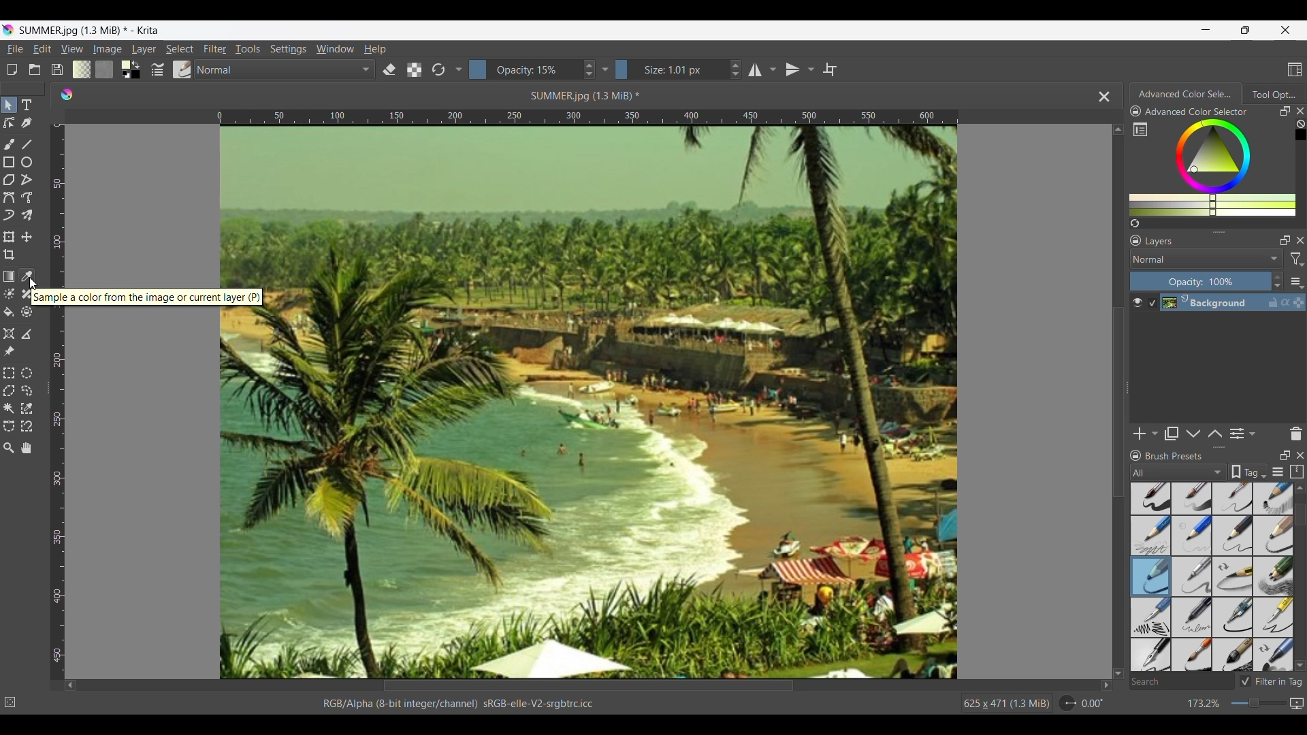 This screenshot has height=735, width=1307. Describe the element at coordinates (1297, 472) in the screenshot. I see `Storage resources` at that location.